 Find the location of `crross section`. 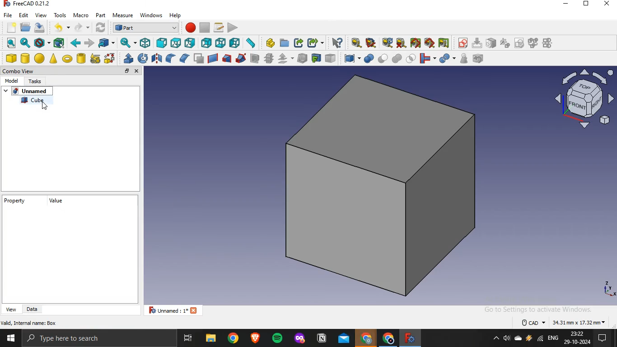

crross section is located at coordinates (269, 58).